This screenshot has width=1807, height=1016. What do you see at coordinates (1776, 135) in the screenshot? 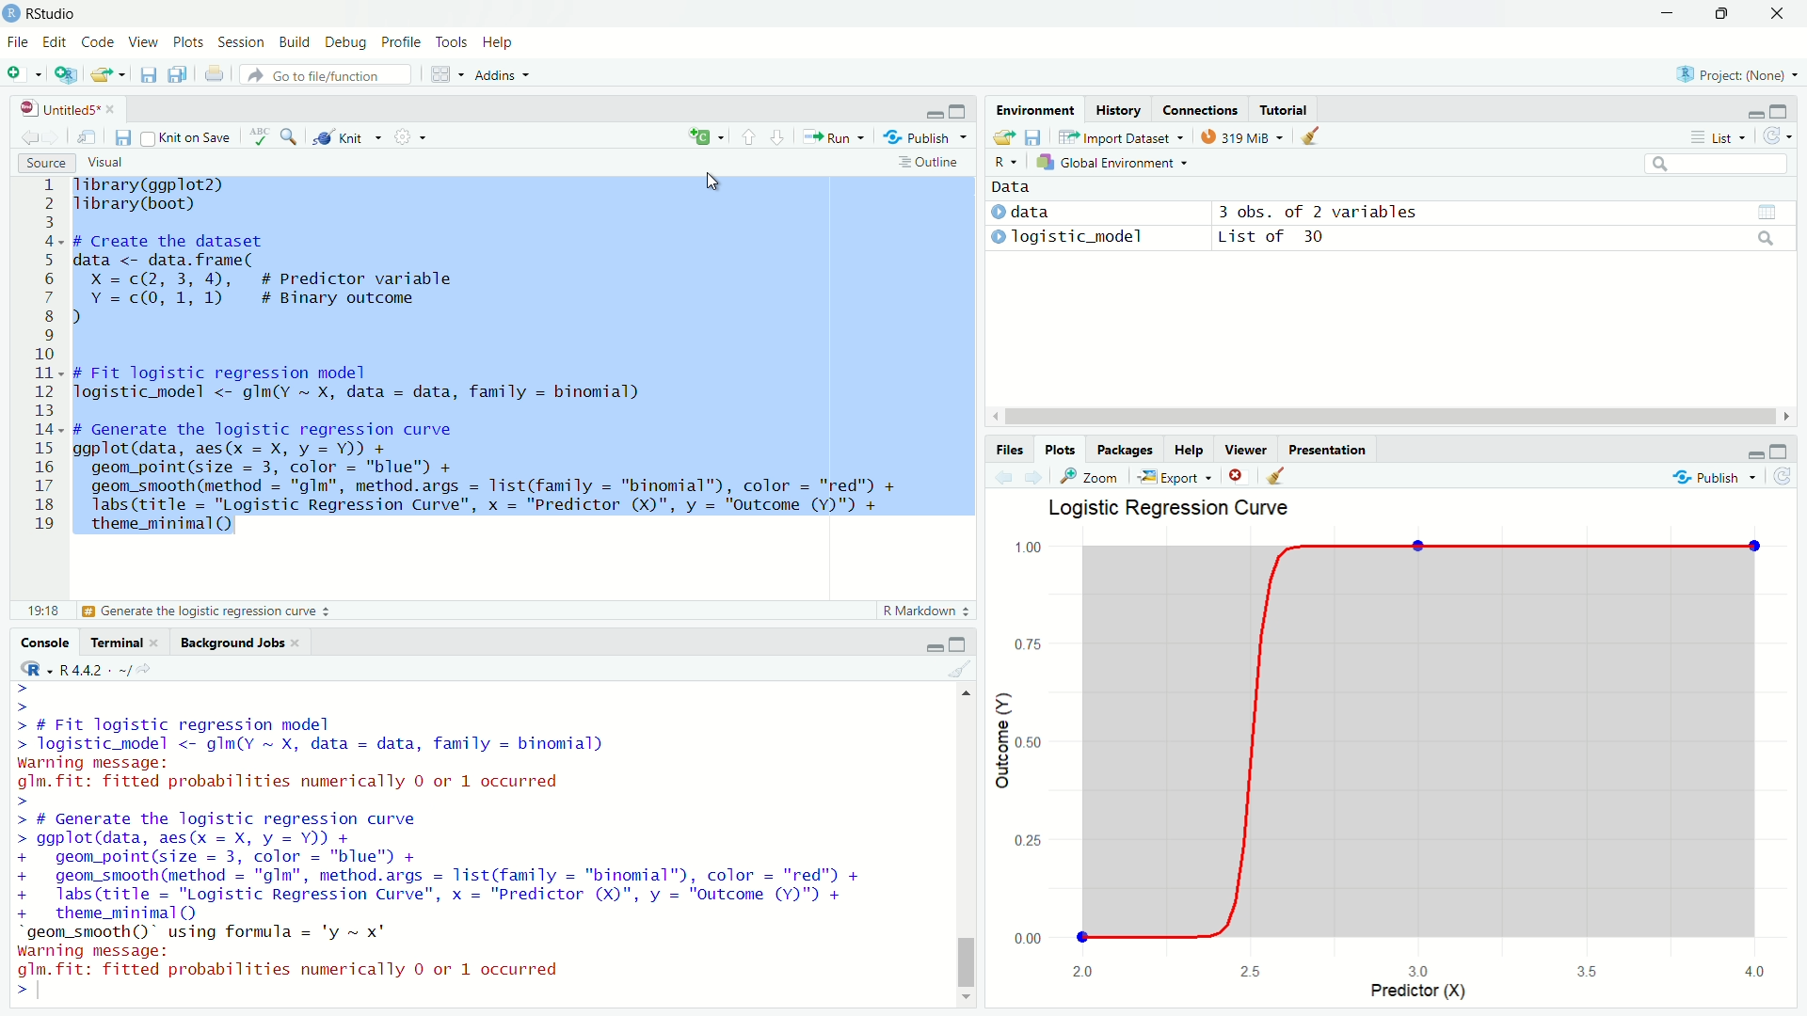
I see `Refresh the list of objects in the environment` at bounding box center [1776, 135].